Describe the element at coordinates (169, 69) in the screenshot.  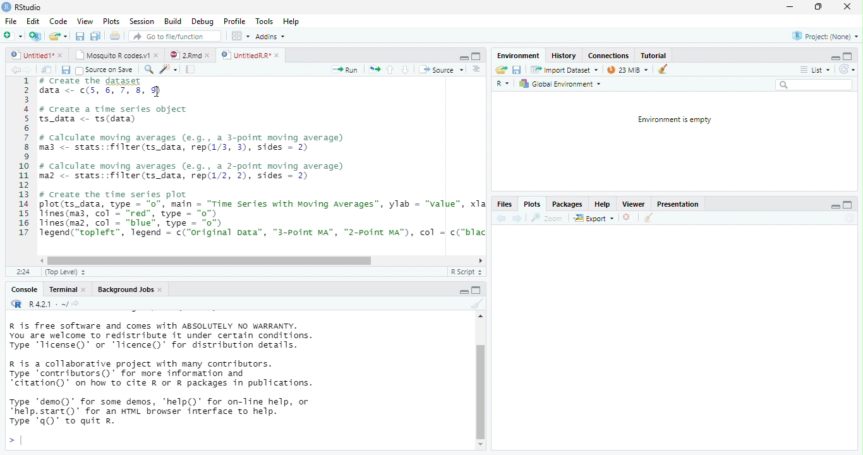
I see `code tool` at that location.